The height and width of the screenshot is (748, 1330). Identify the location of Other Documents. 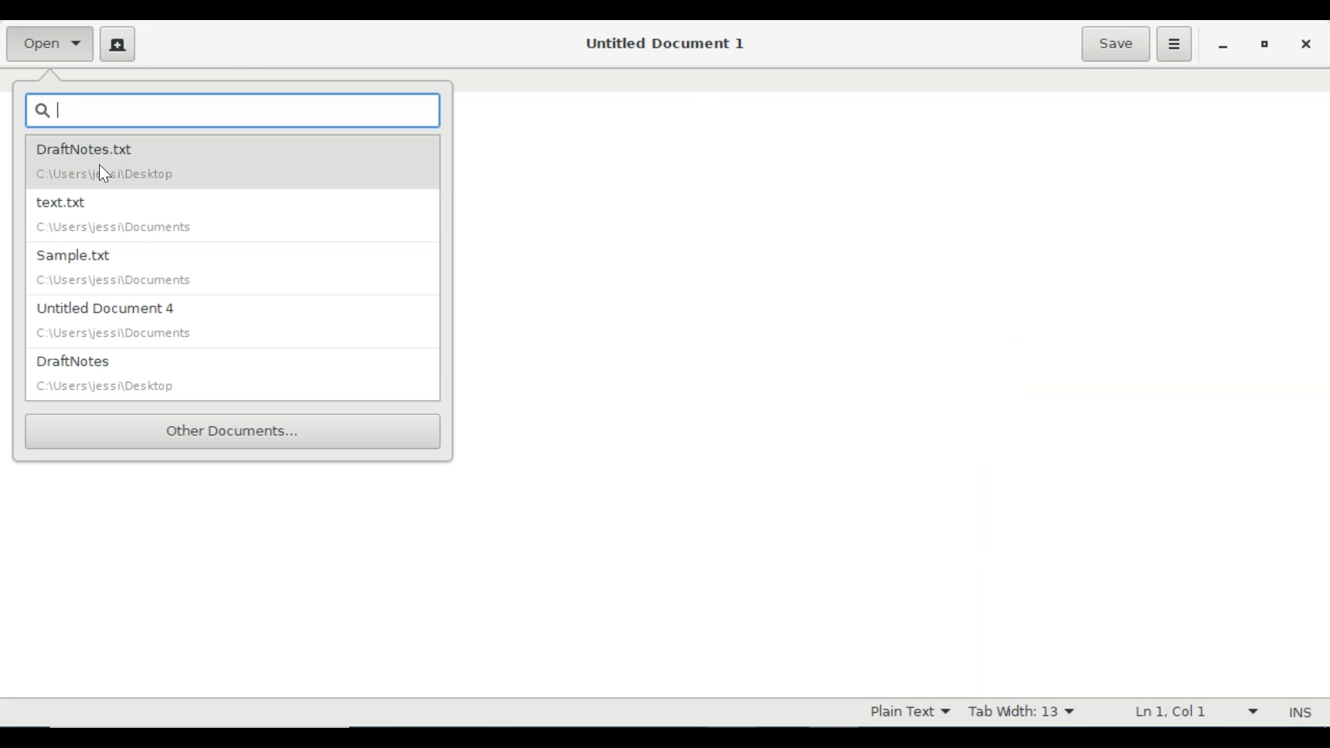
(233, 431).